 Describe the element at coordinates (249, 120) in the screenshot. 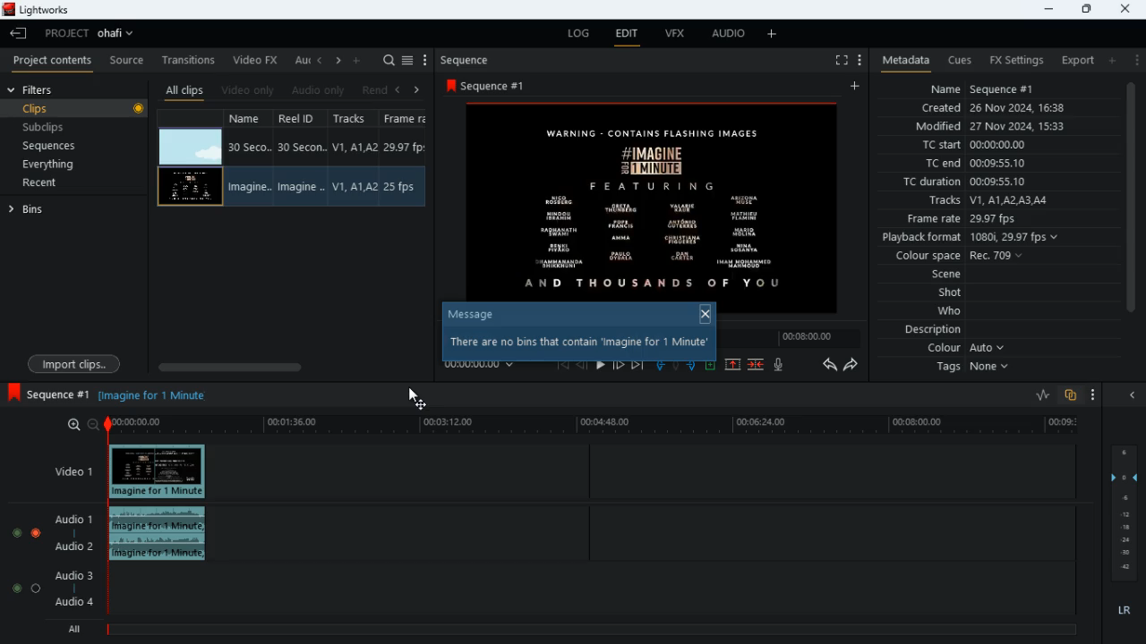

I see `name` at that location.